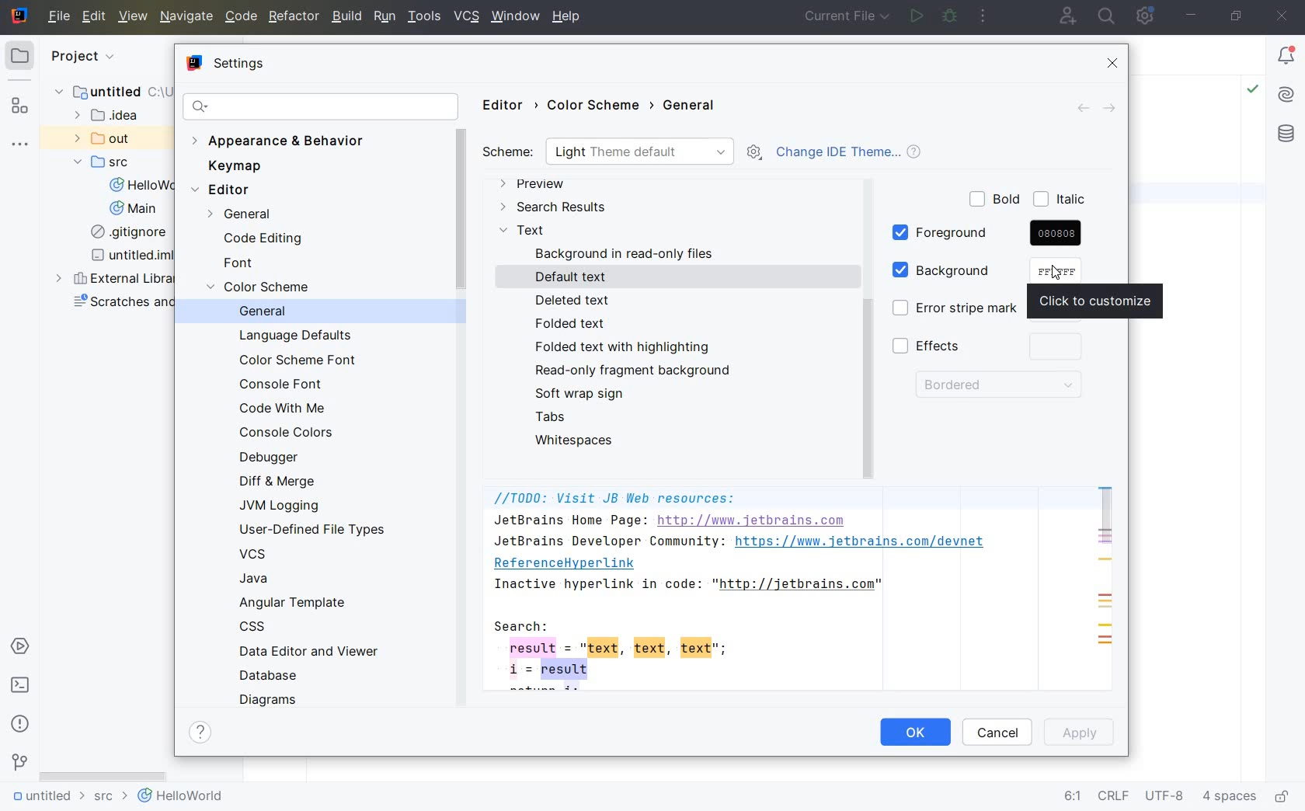  I want to click on CODE, so click(241, 18).